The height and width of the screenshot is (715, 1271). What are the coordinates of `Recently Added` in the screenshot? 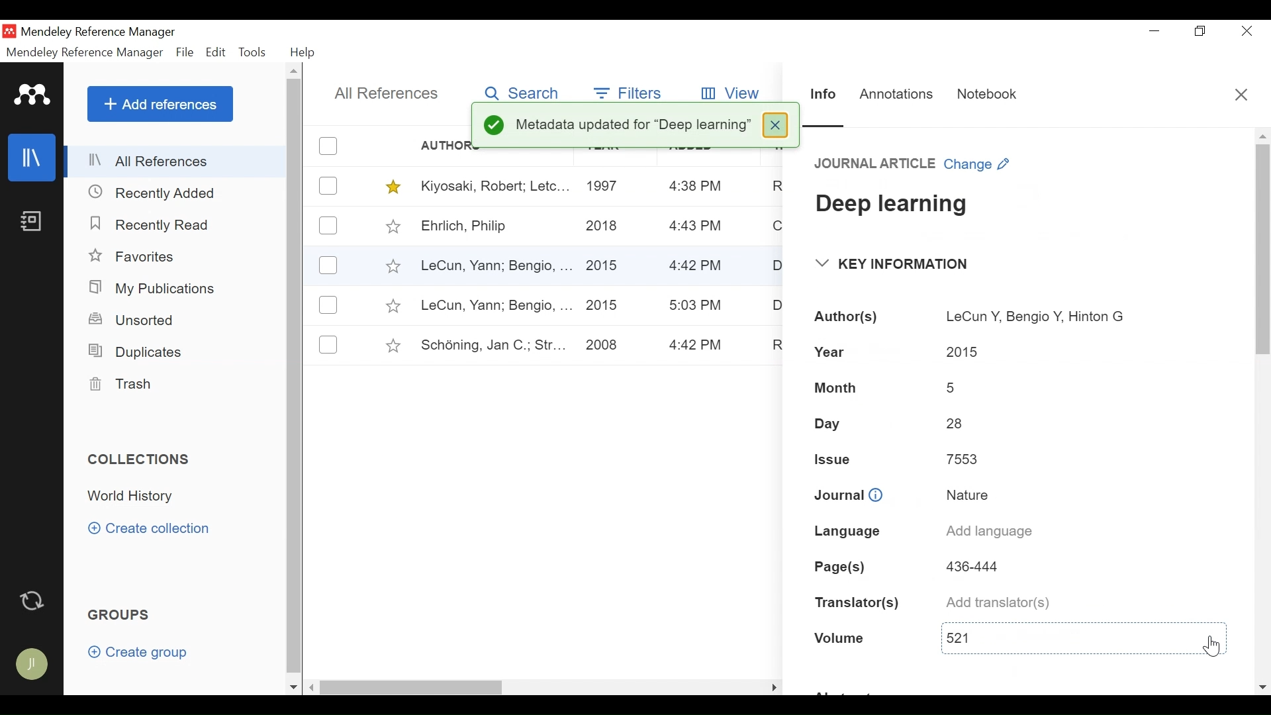 It's located at (158, 192).